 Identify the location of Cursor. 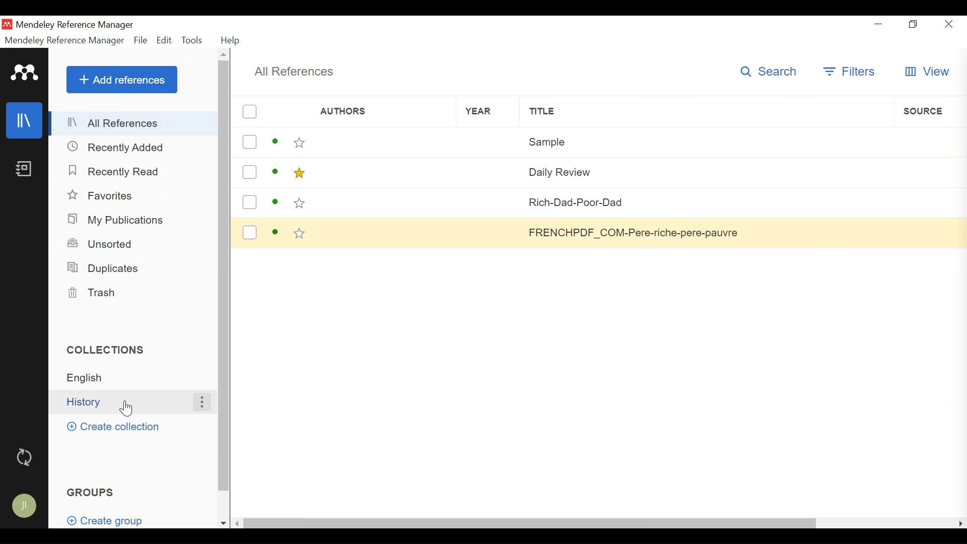
(128, 408).